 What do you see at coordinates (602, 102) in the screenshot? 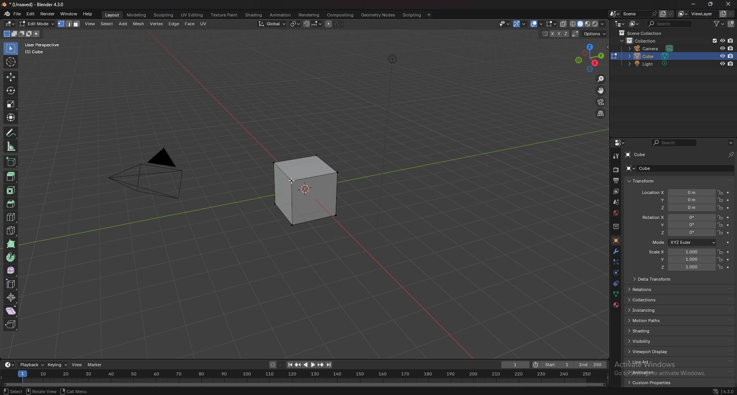
I see `camera view` at bounding box center [602, 102].